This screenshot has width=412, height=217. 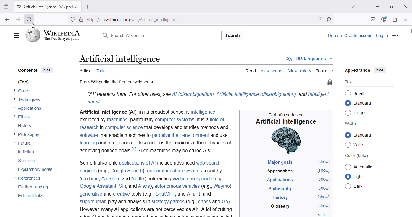 What do you see at coordinates (323, 206) in the screenshot?
I see `[show]` at bounding box center [323, 206].